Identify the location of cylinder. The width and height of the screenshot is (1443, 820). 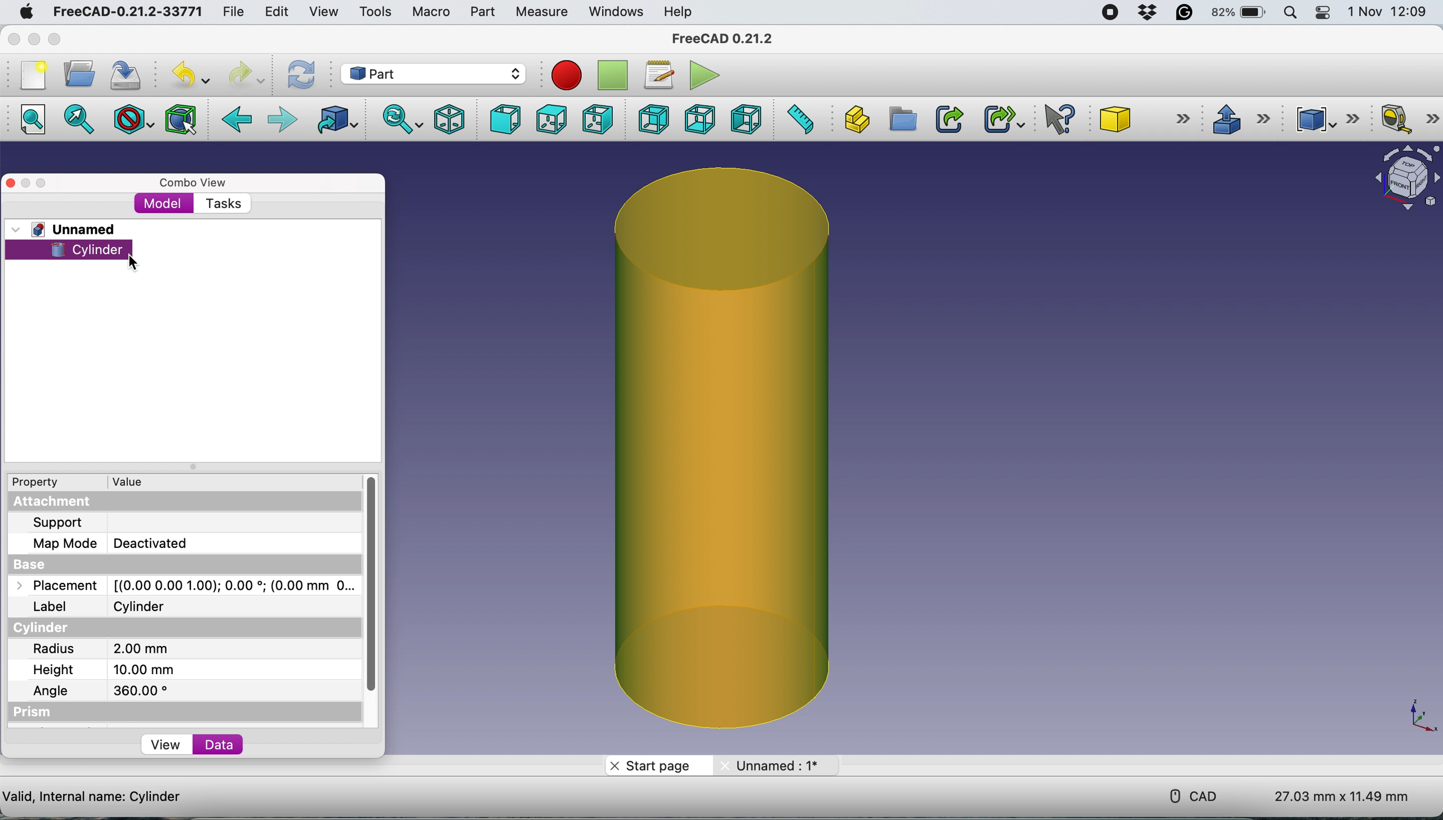
(46, 629).